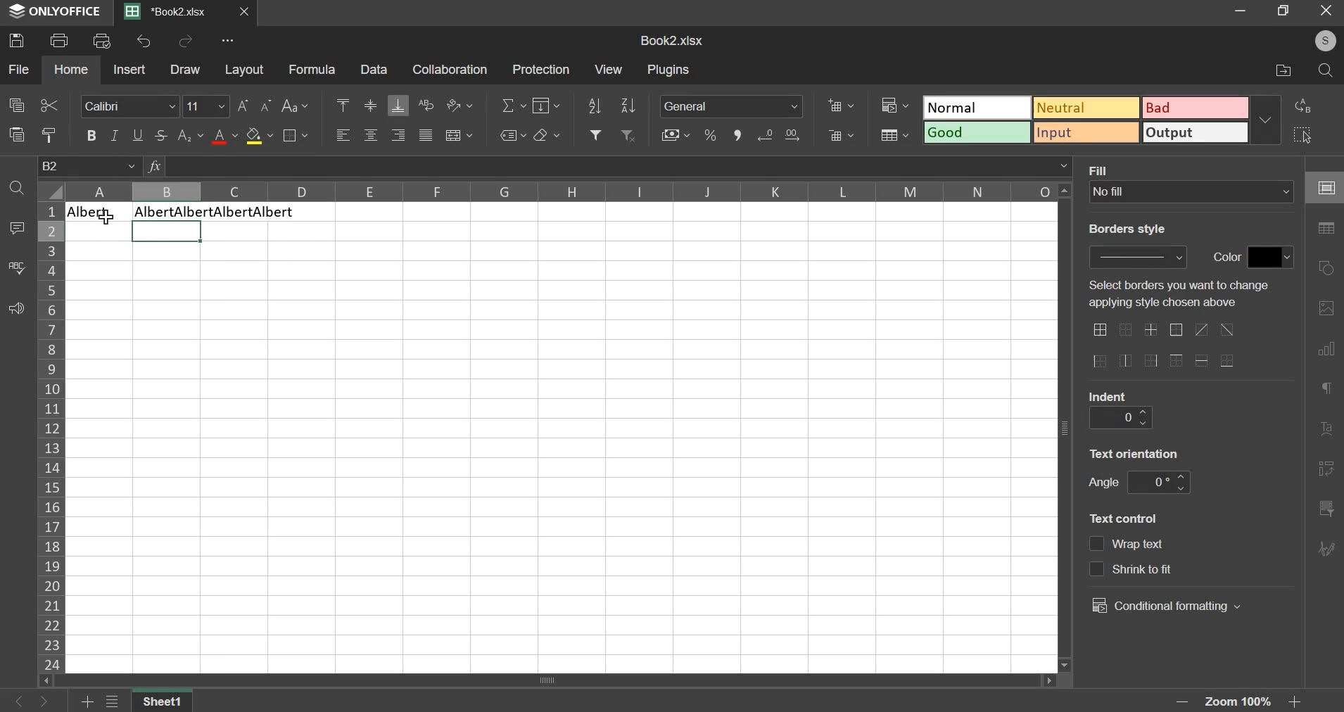 The image size is (1344, 712). Describe the element at coordinates (1103, 119) in the screenshot. I see `type` at that location.